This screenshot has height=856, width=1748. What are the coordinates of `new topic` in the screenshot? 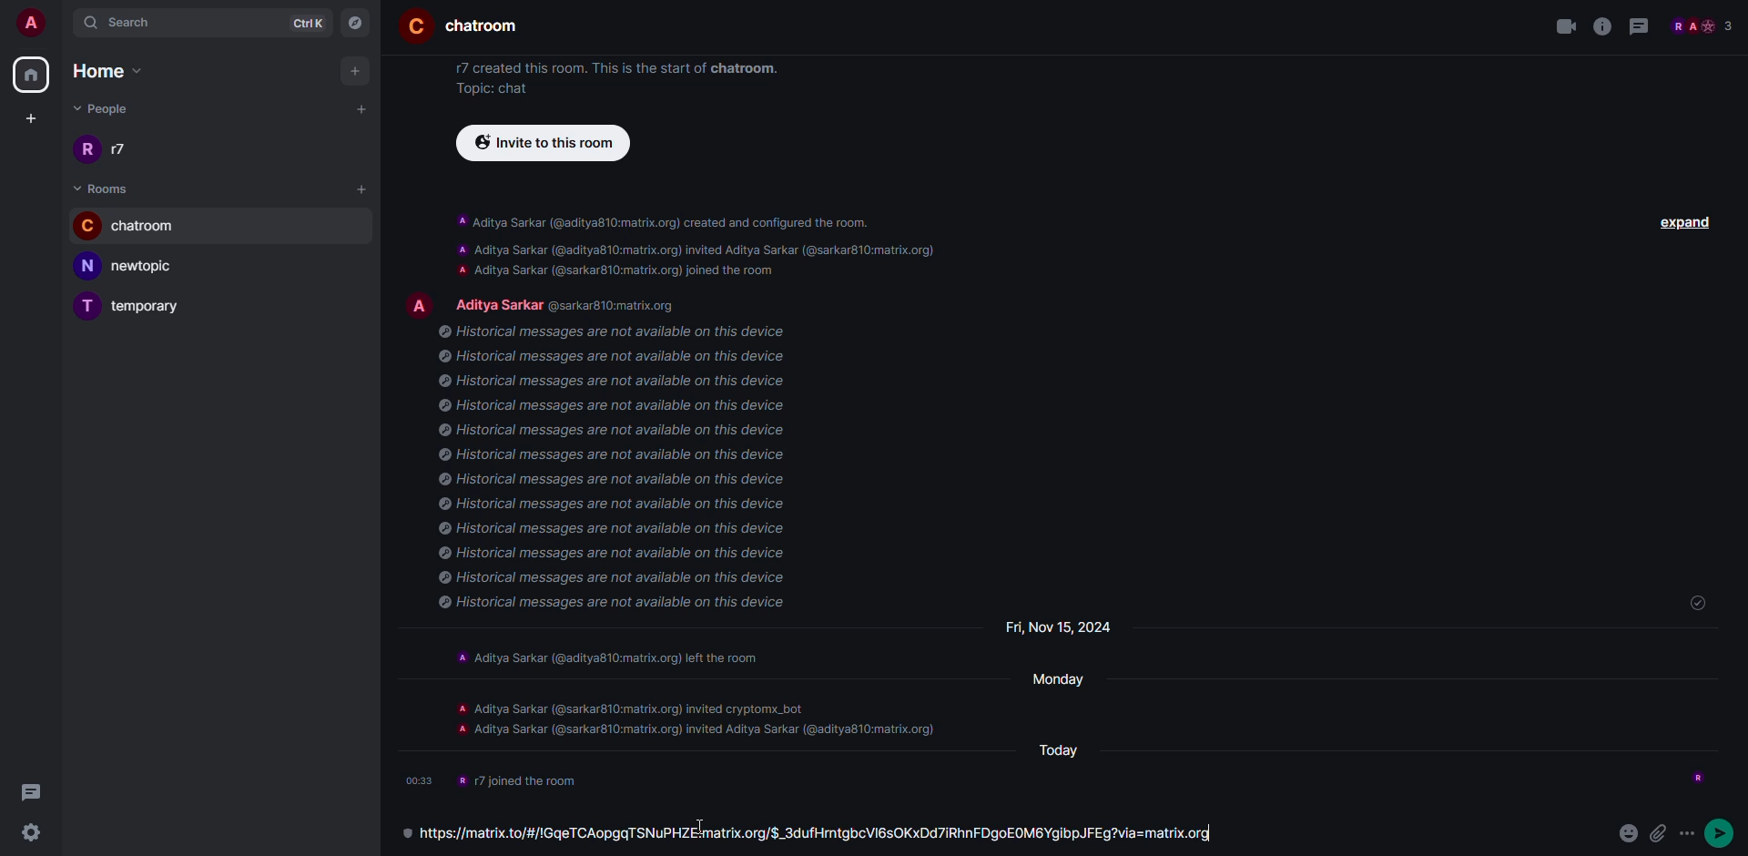 It's located at (135, 265).